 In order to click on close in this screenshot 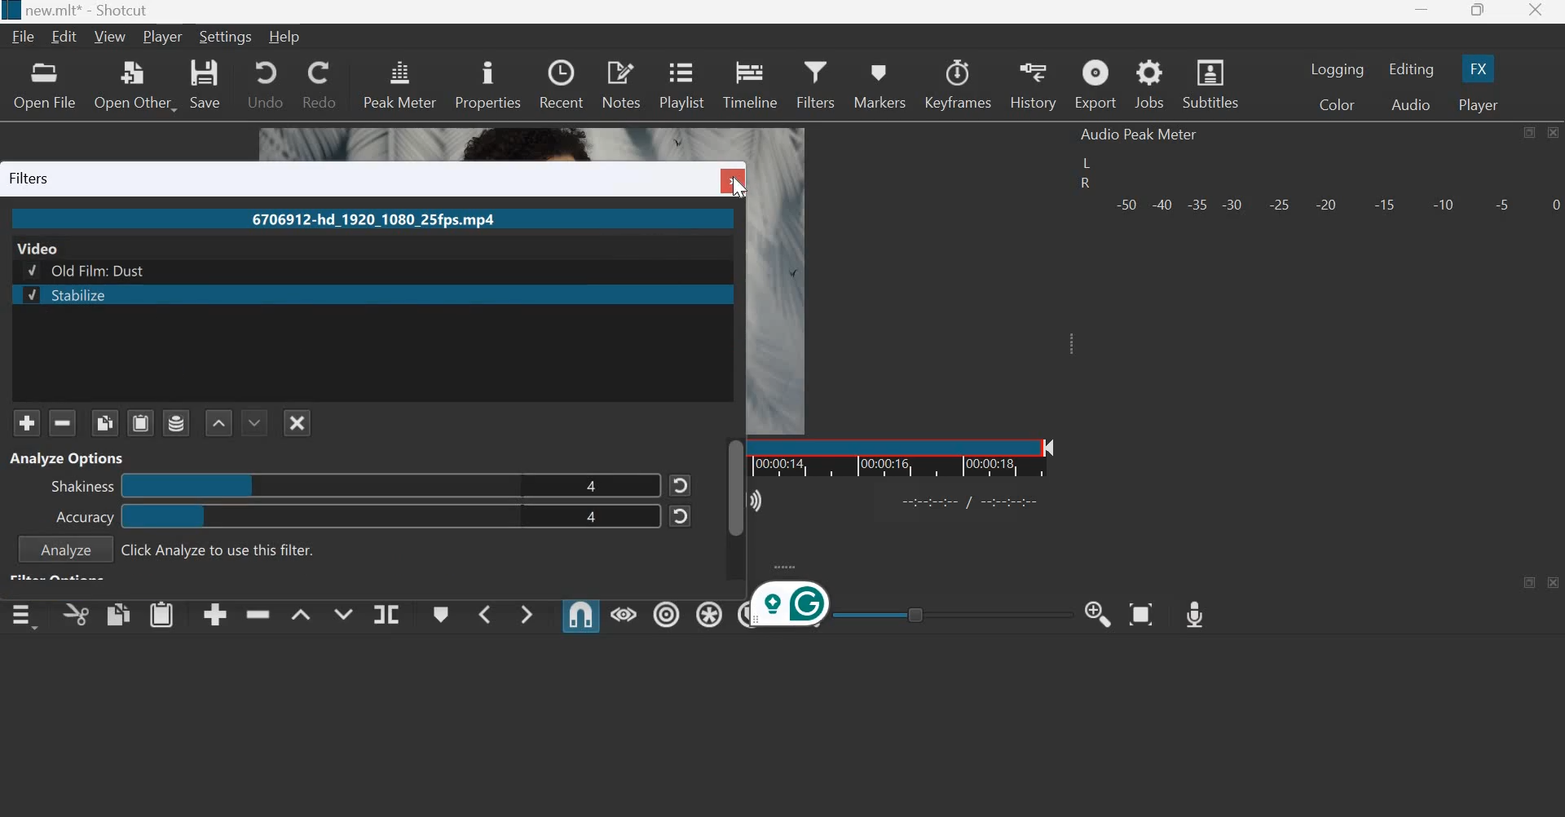, I will do `click(1554, 582)`.